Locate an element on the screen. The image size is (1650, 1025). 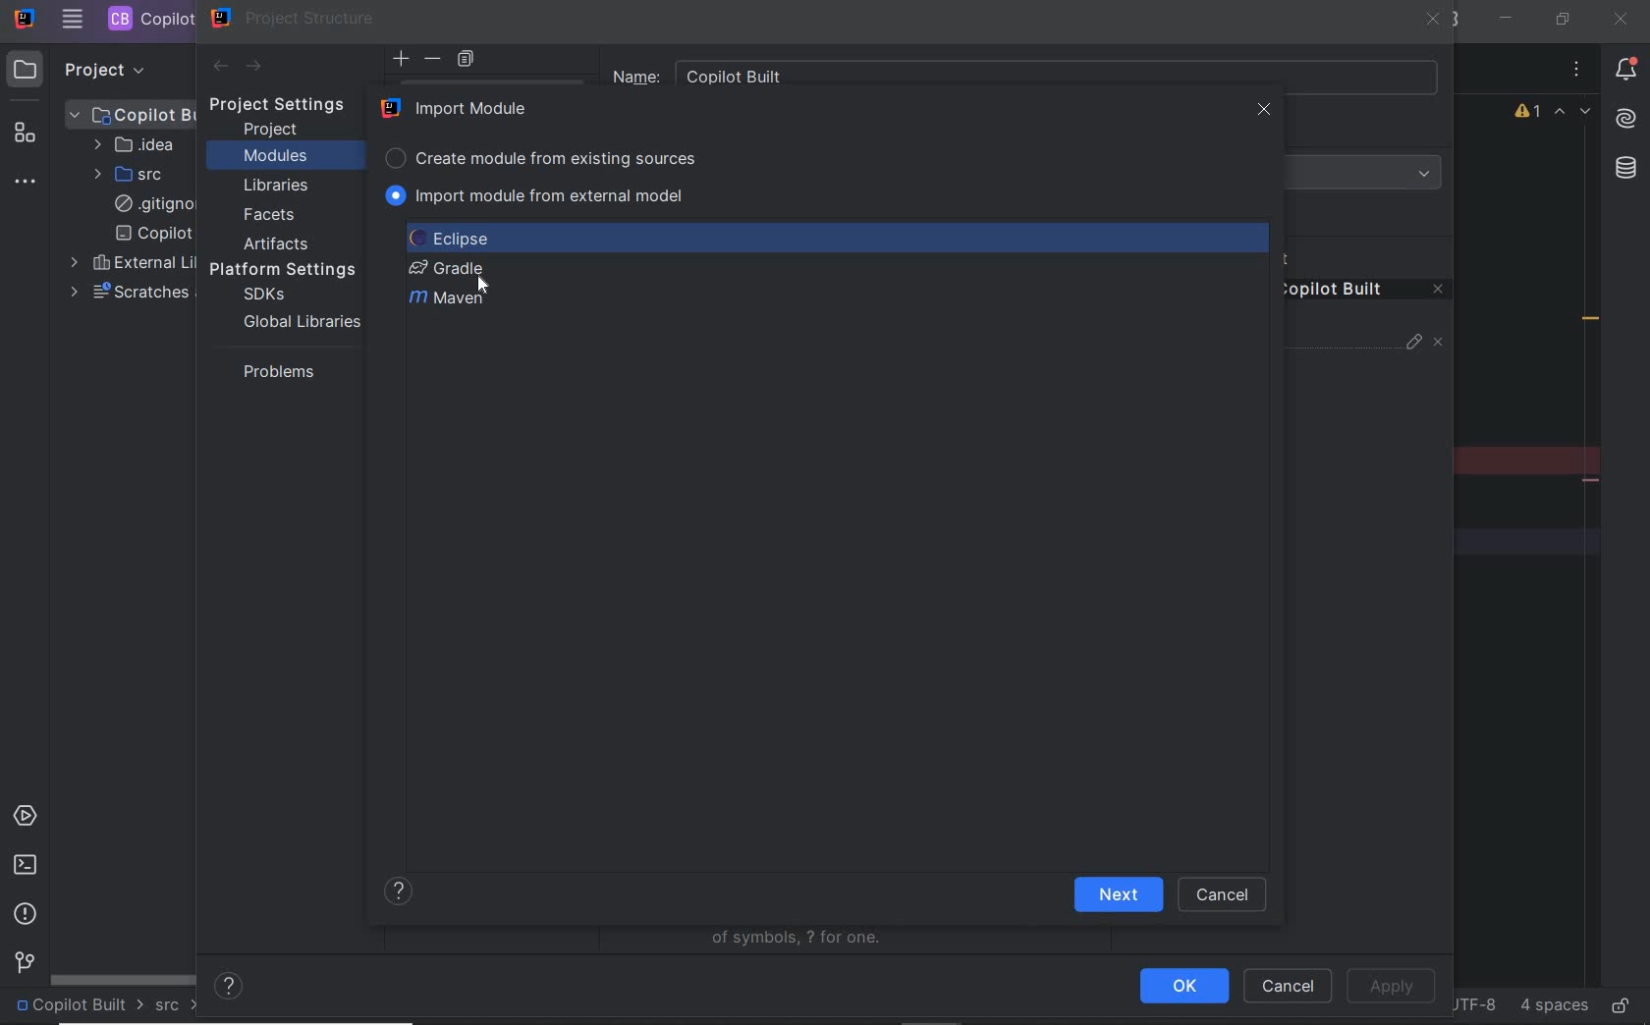
AI Assistant is located at coordinates (1624, 119).